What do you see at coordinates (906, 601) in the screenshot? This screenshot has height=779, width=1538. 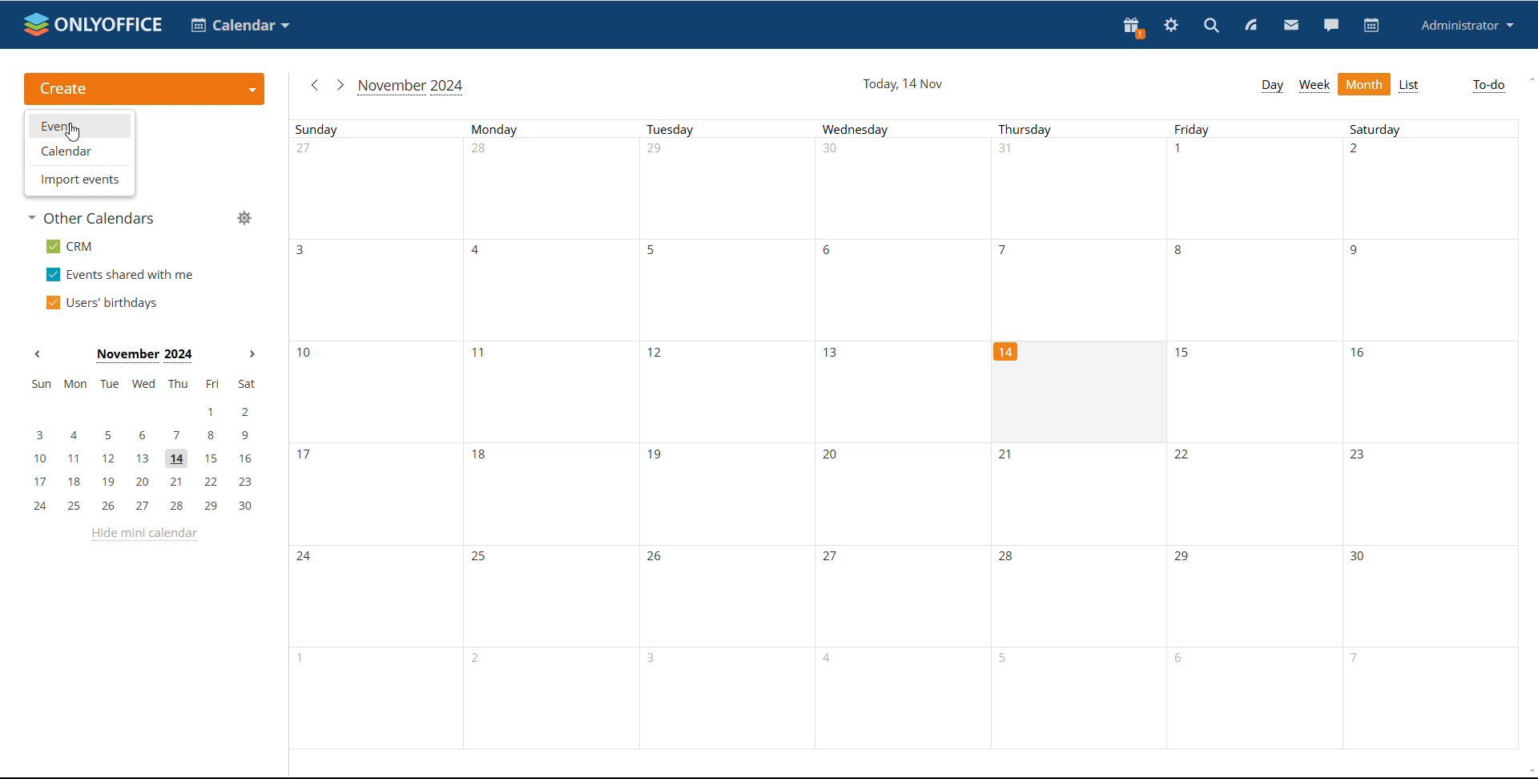 I see `Different dates of the month` at bounding box center [906, 601].